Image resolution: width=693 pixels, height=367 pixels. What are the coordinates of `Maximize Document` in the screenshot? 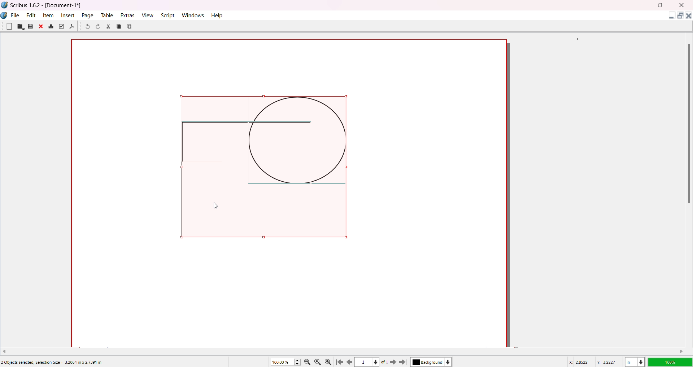 It's located at (680, 17).